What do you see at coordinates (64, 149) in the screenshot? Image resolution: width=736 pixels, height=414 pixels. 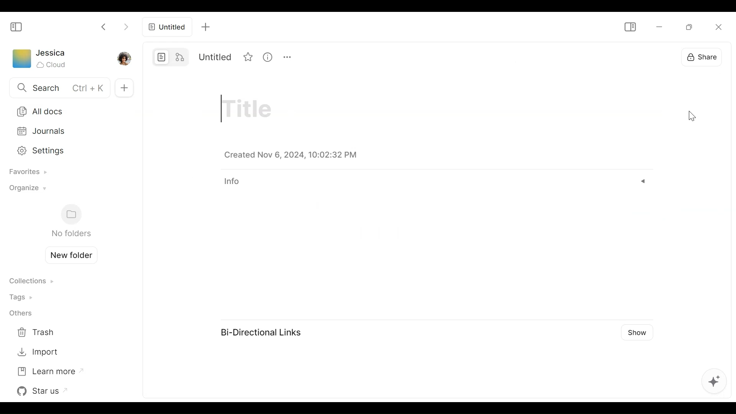 I see `Settings` at bounding box center [64, 149].